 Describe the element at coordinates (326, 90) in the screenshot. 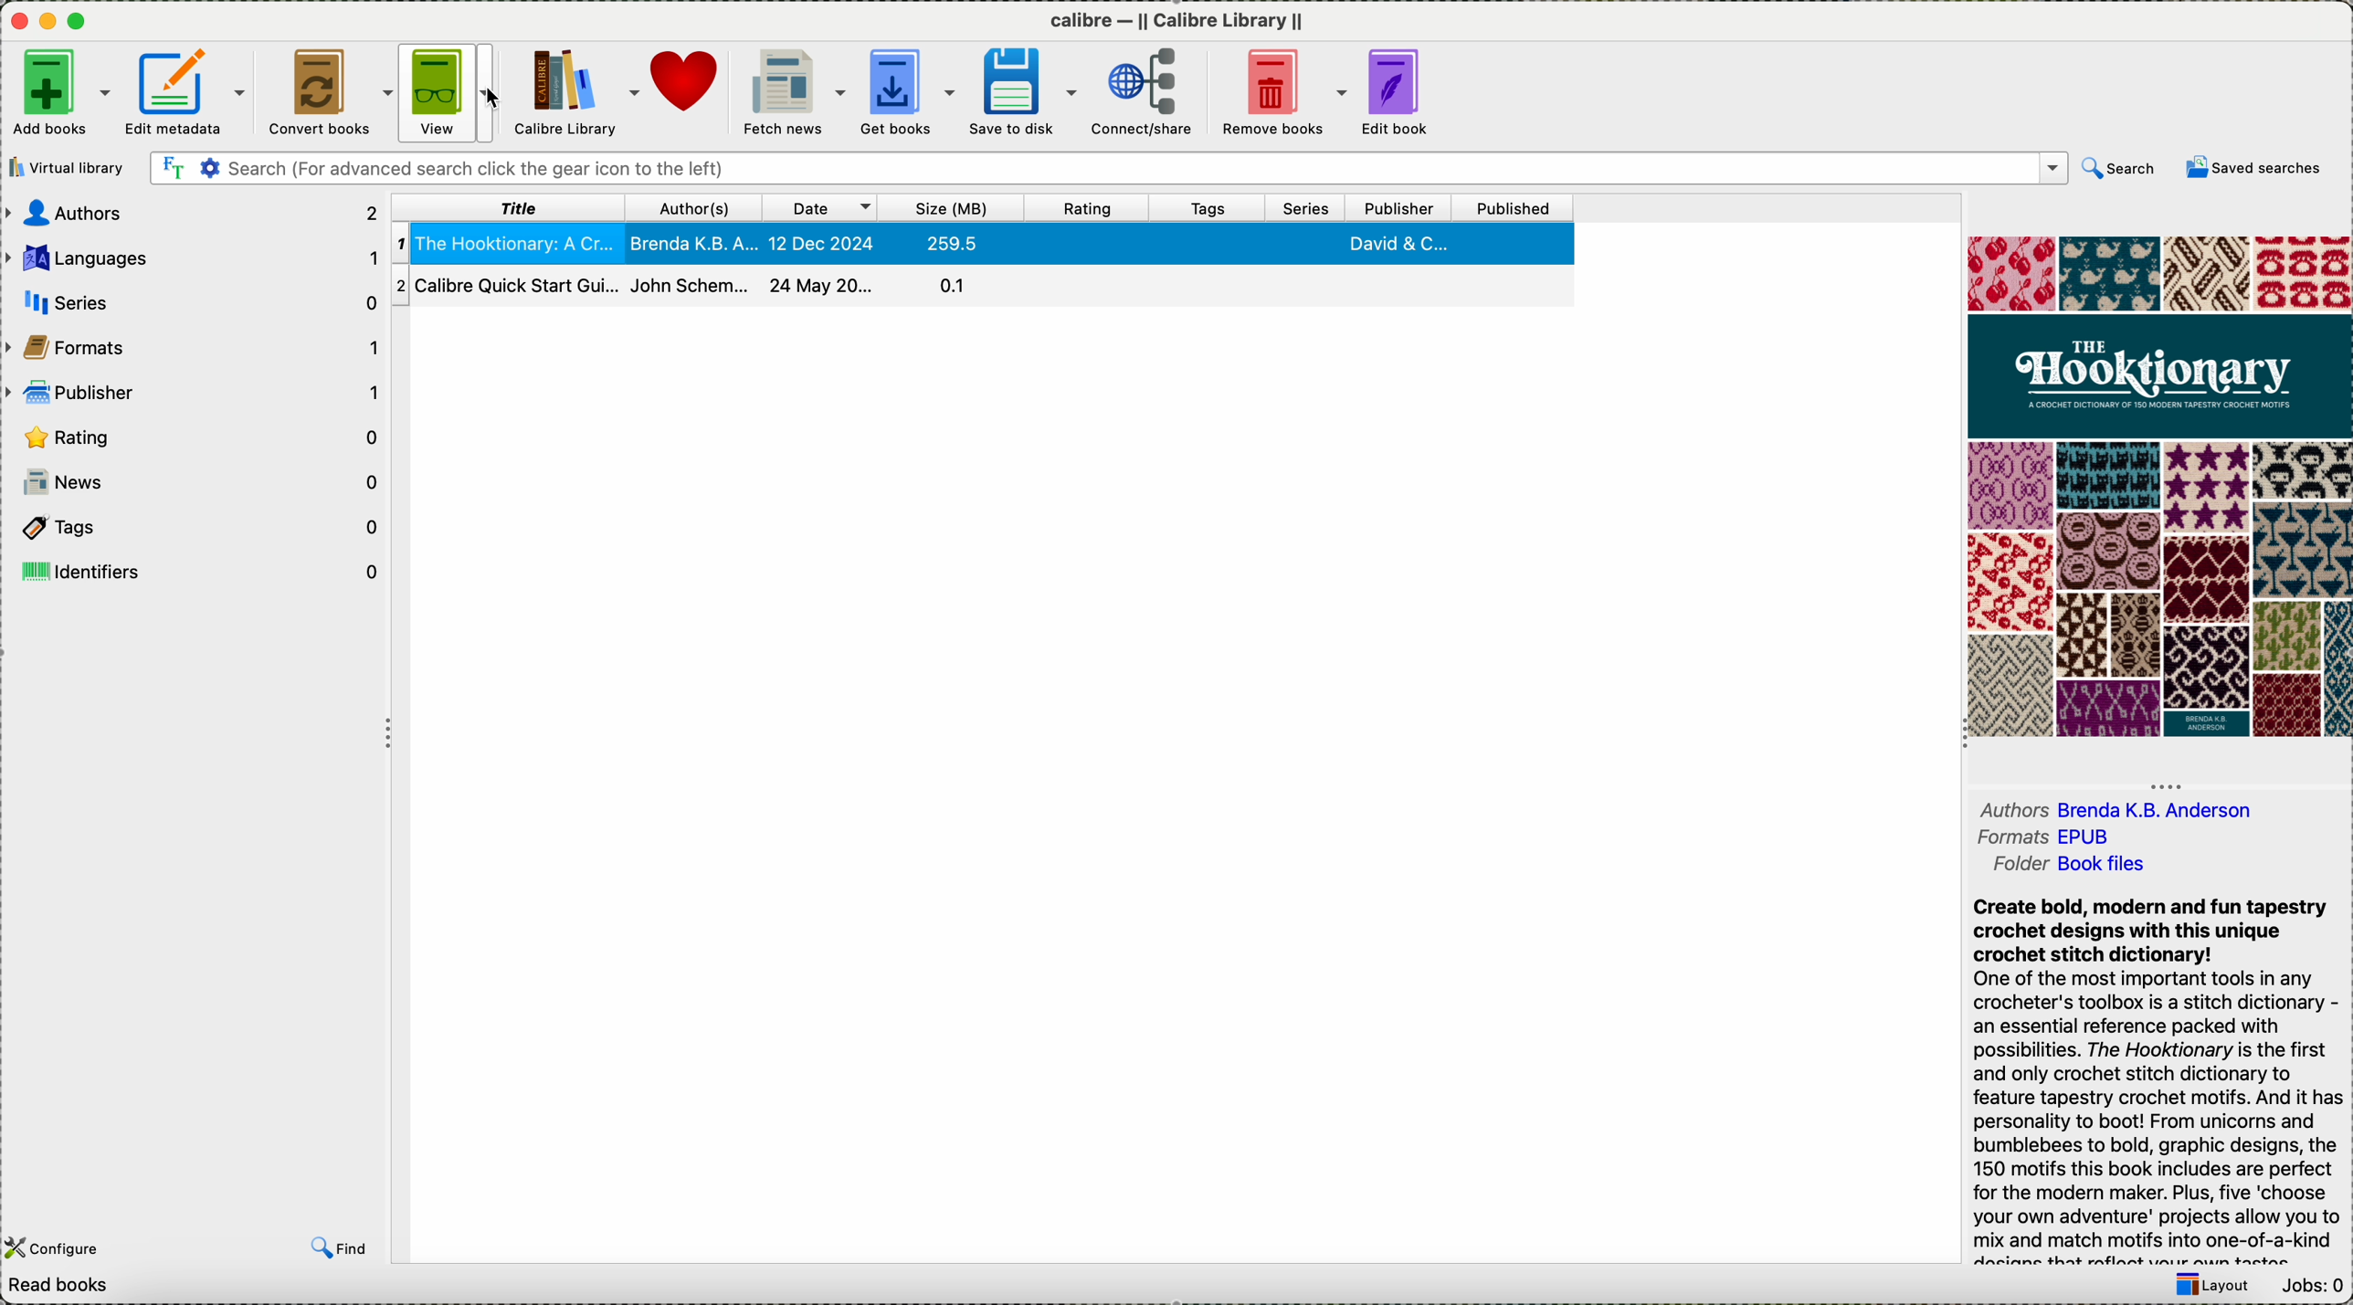

I see `convert books` at that location.